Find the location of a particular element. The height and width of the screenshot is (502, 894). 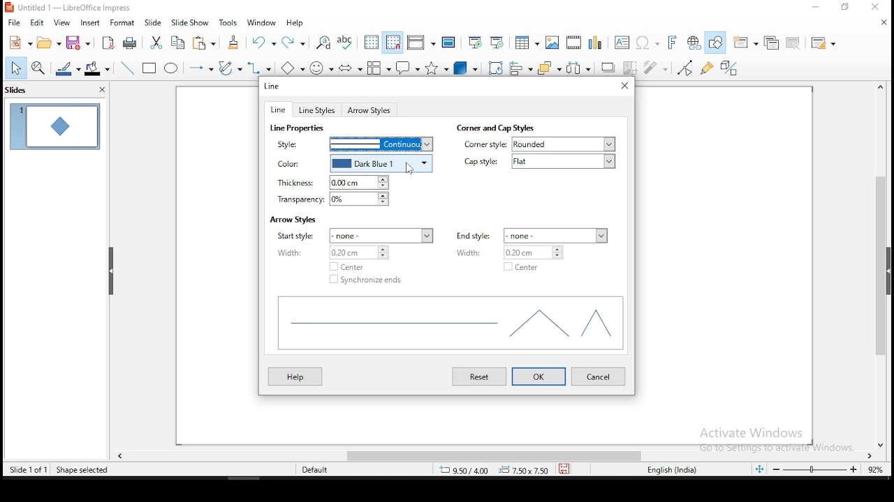

corner and cap styles is located at coordinates (494, 128).